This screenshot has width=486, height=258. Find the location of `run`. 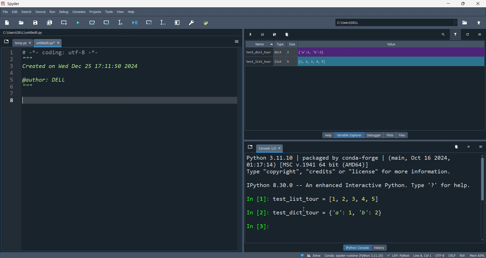

run is located at coordinates (53, 12).